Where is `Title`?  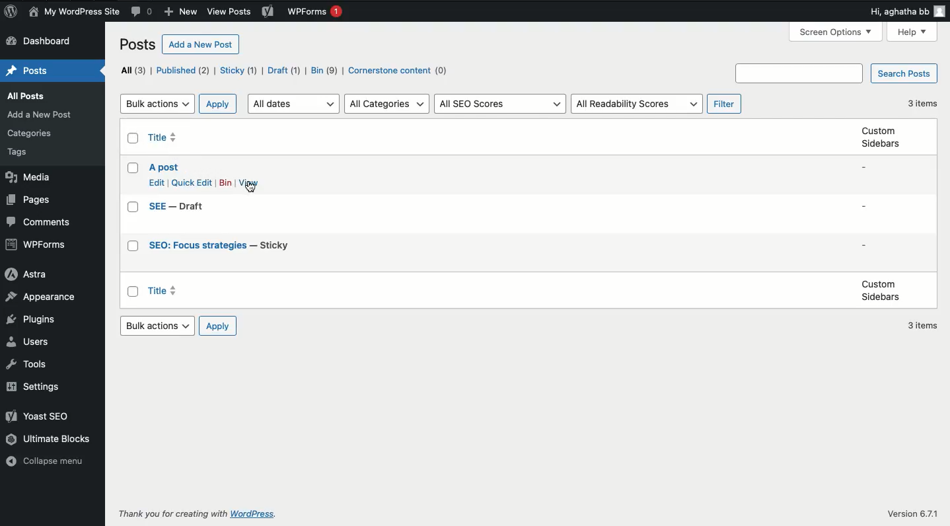
Title is located at coordinates (219, 248).